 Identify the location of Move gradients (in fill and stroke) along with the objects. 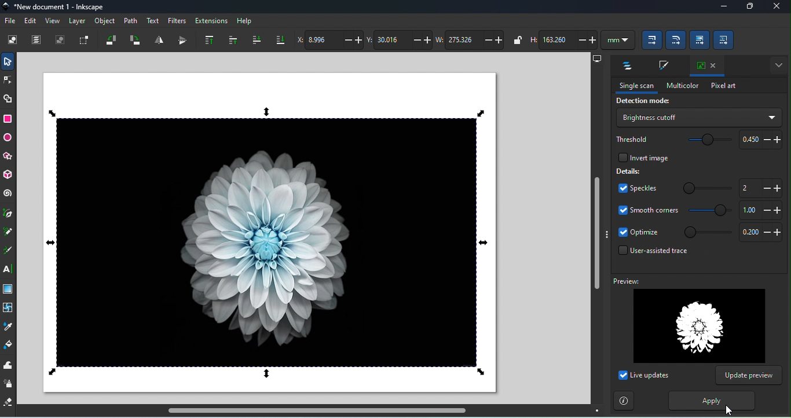
(698, 39).